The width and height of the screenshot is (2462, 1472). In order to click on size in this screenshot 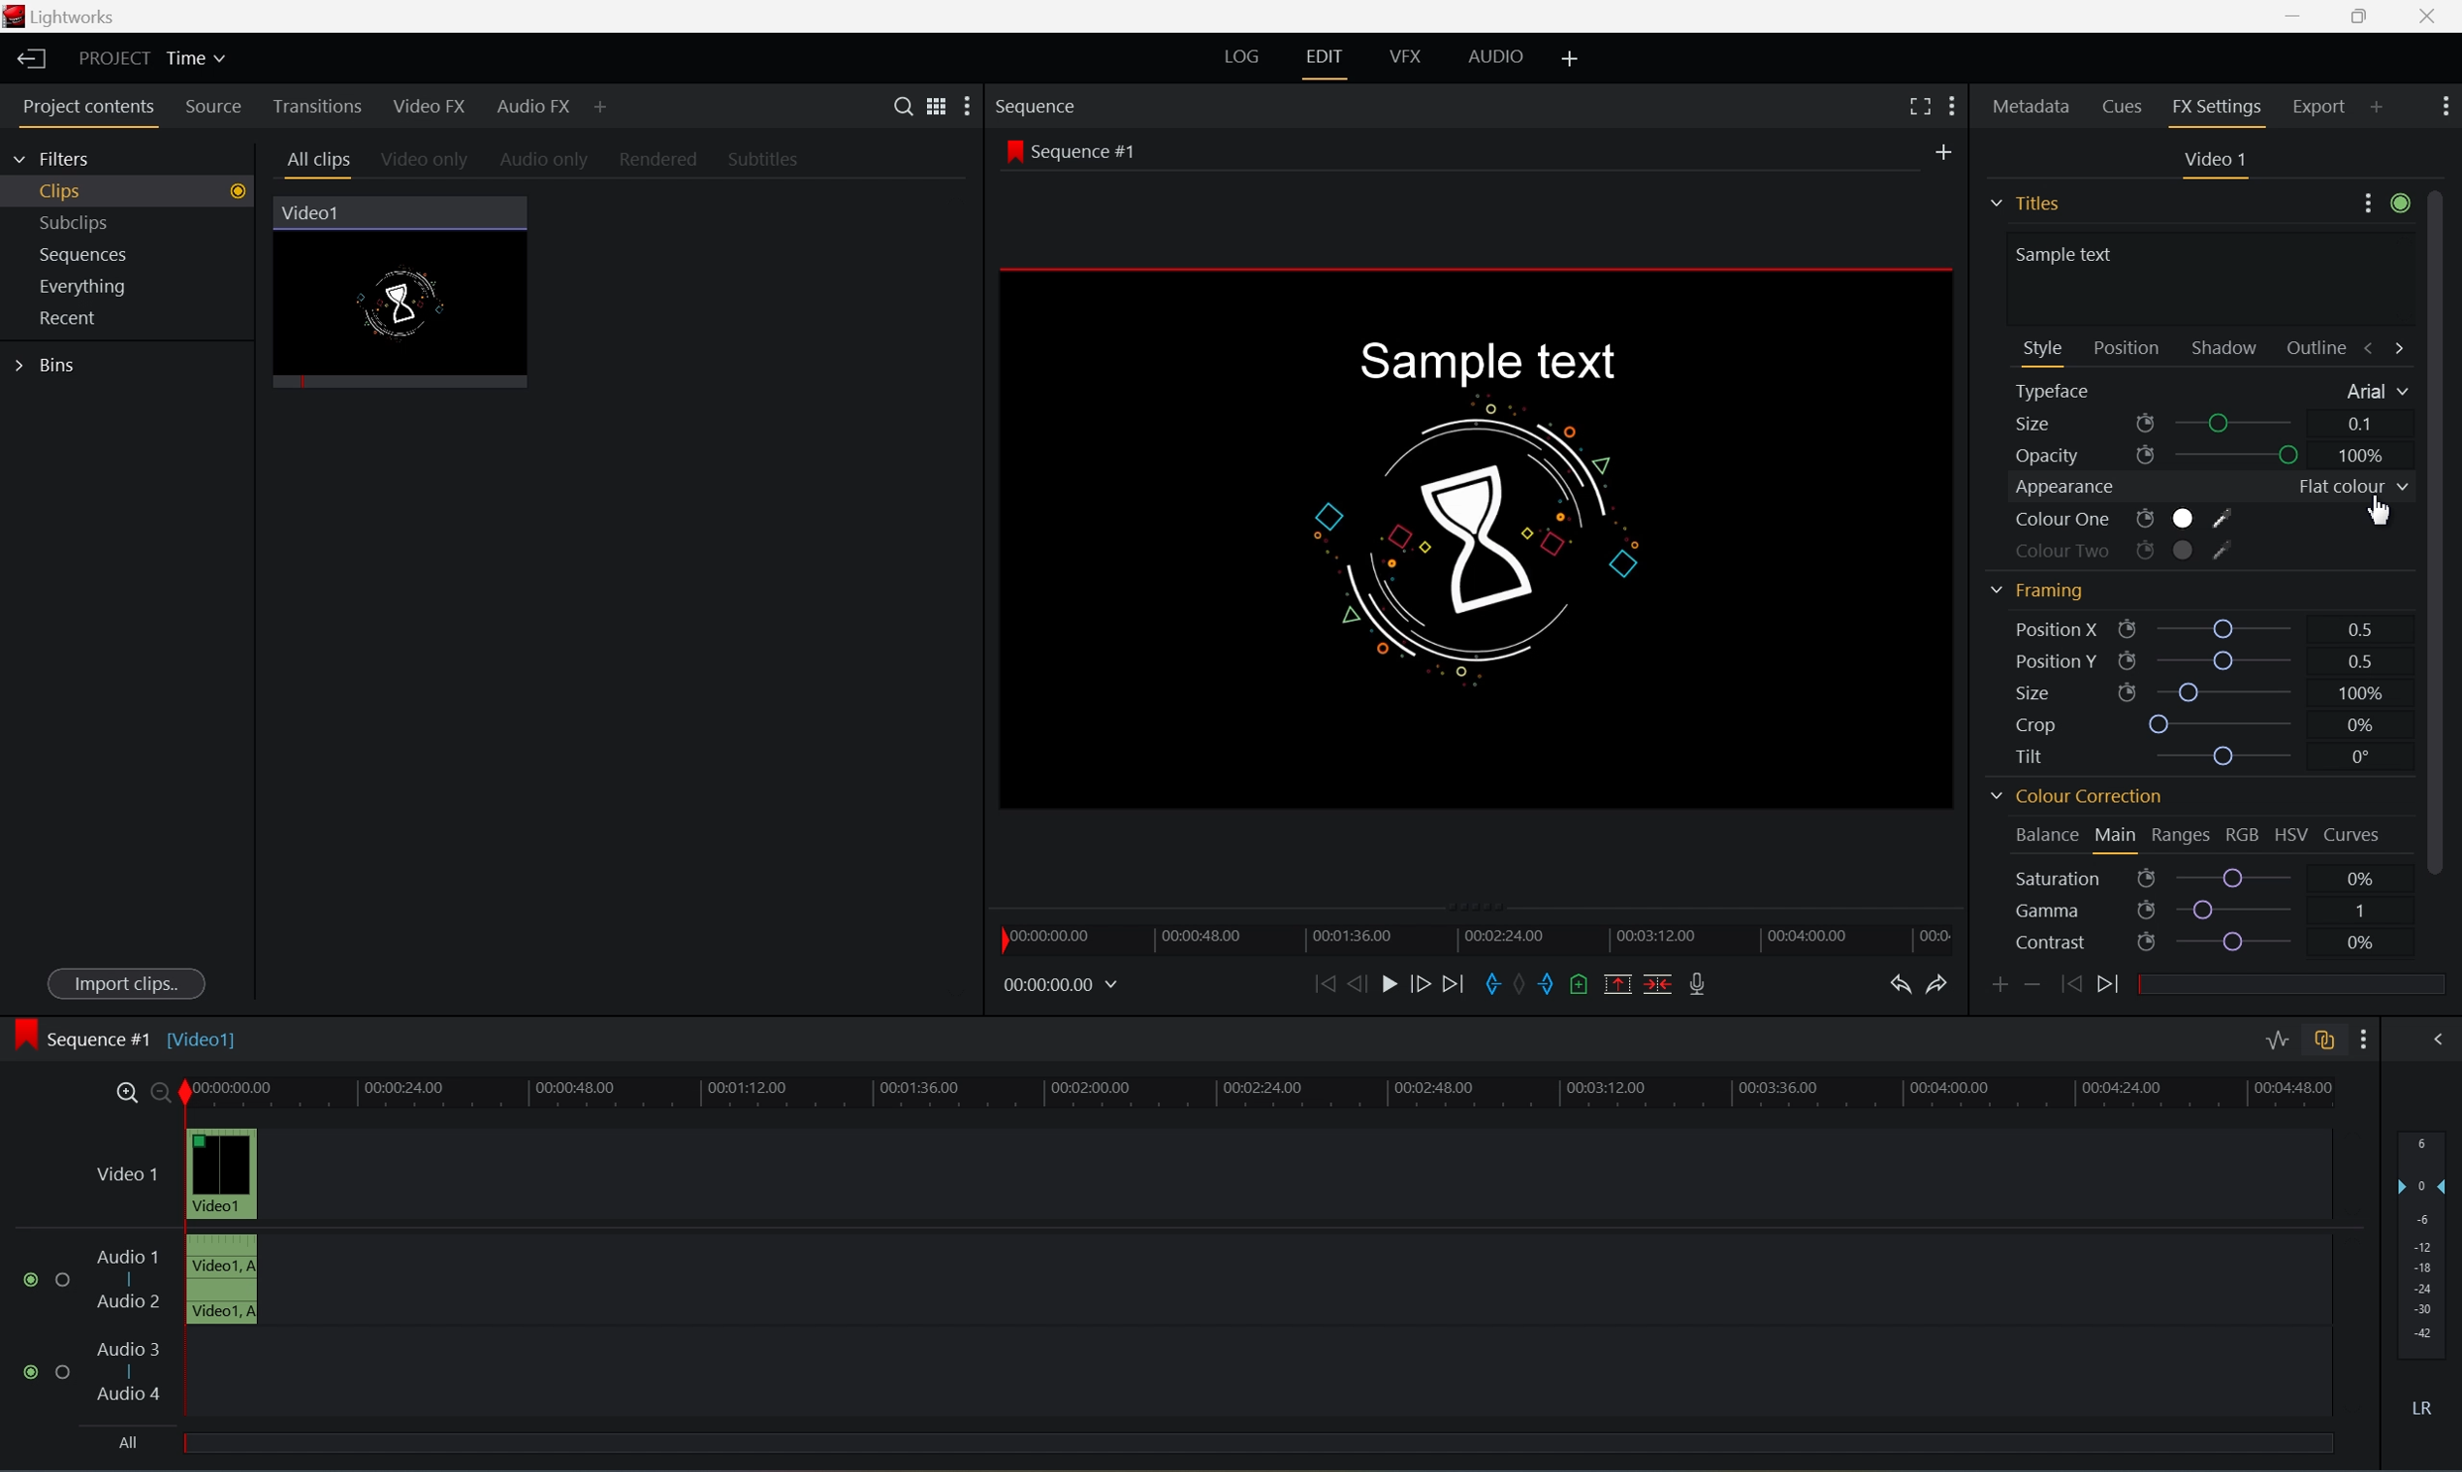, I will do `click(2071, 692)`.